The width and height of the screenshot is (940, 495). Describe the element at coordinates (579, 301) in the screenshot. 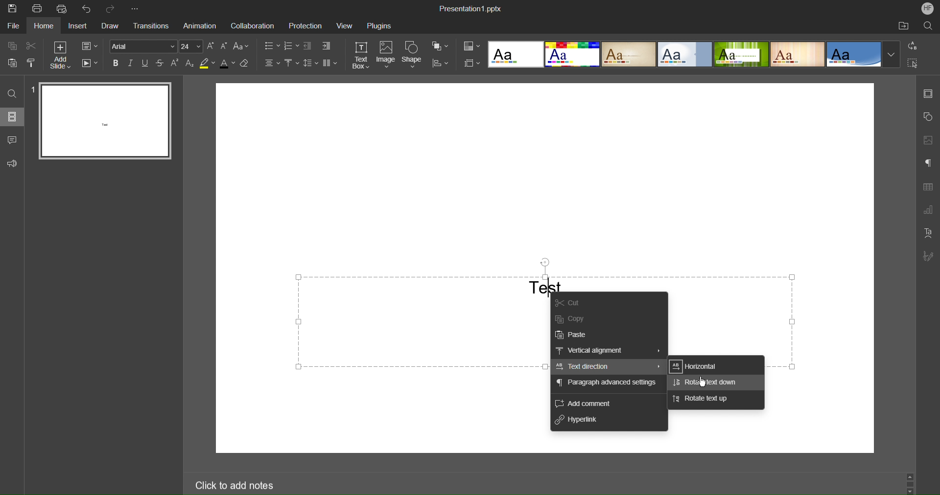

I see `Cut` at that location.